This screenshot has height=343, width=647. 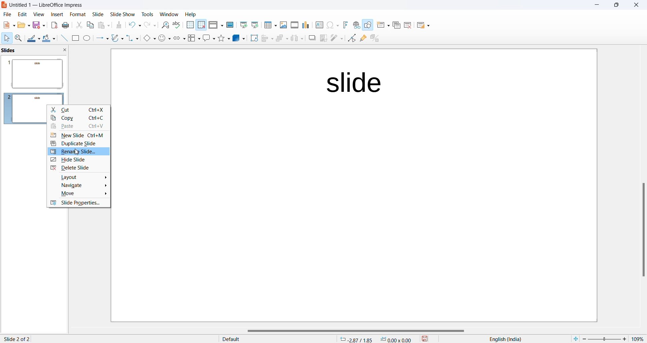 I want to click on Arrange, so click(x=280, y=39).